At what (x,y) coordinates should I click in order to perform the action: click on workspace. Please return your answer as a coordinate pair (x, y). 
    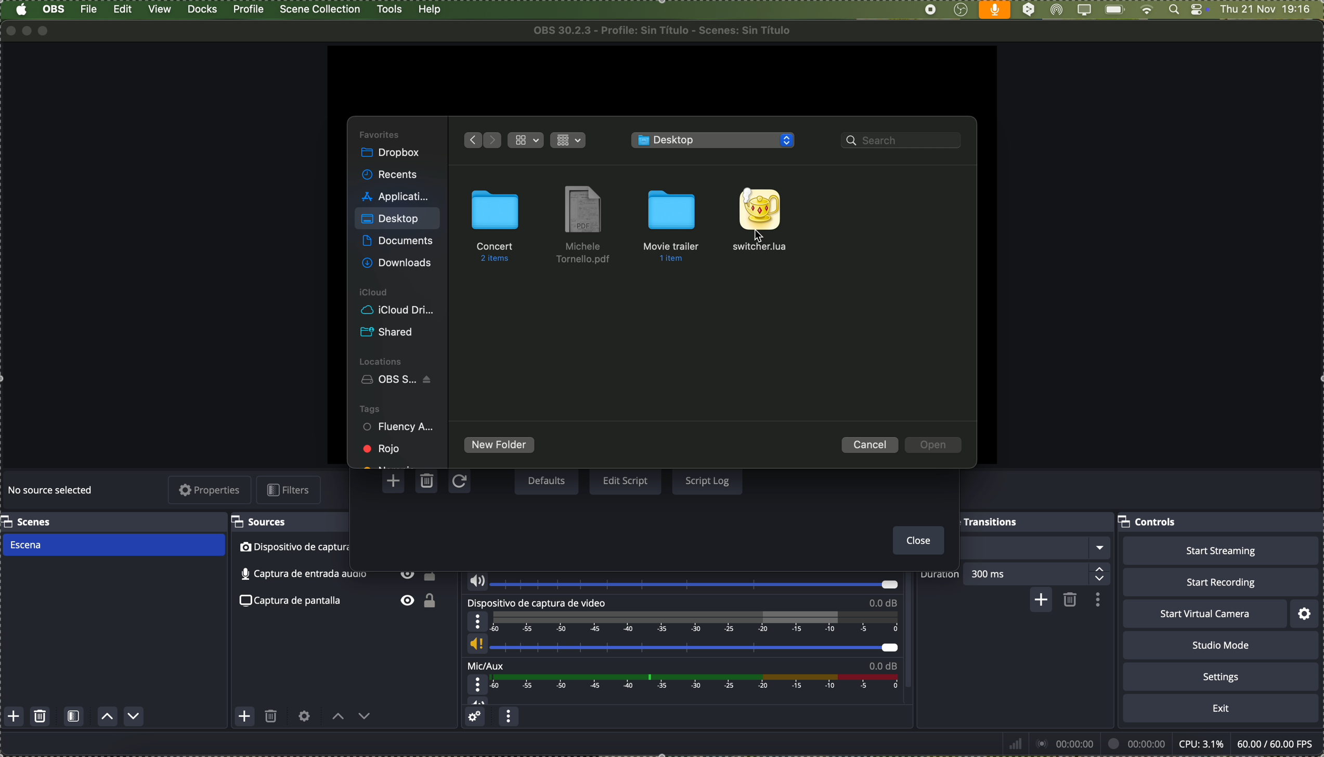
    Looking at the image, I should click on (660, 80).